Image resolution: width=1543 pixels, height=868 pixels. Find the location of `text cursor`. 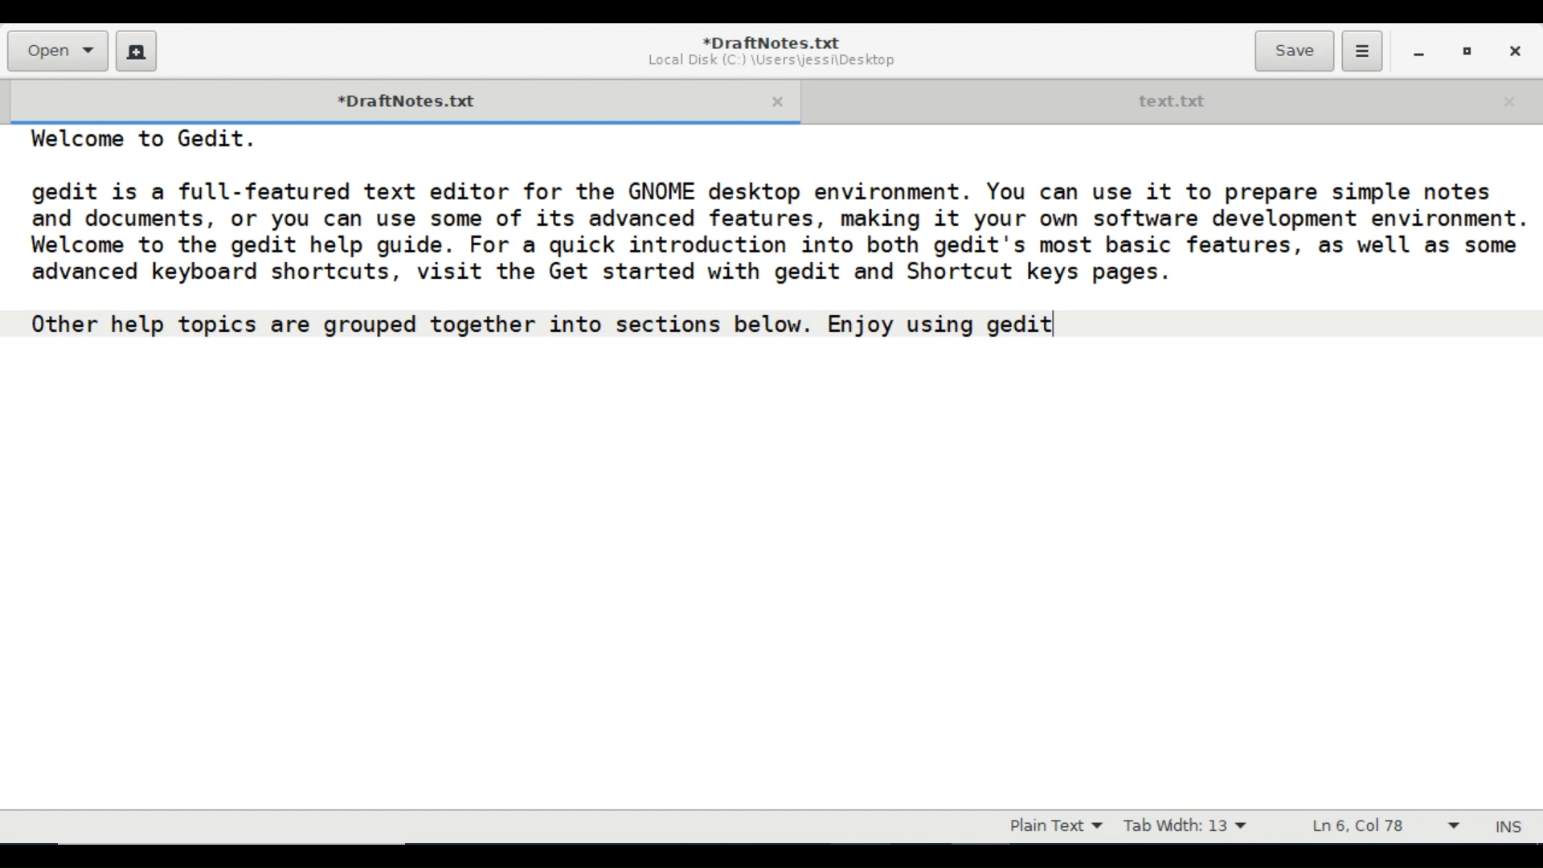

text cursor is located at coordinates (1057, 328).